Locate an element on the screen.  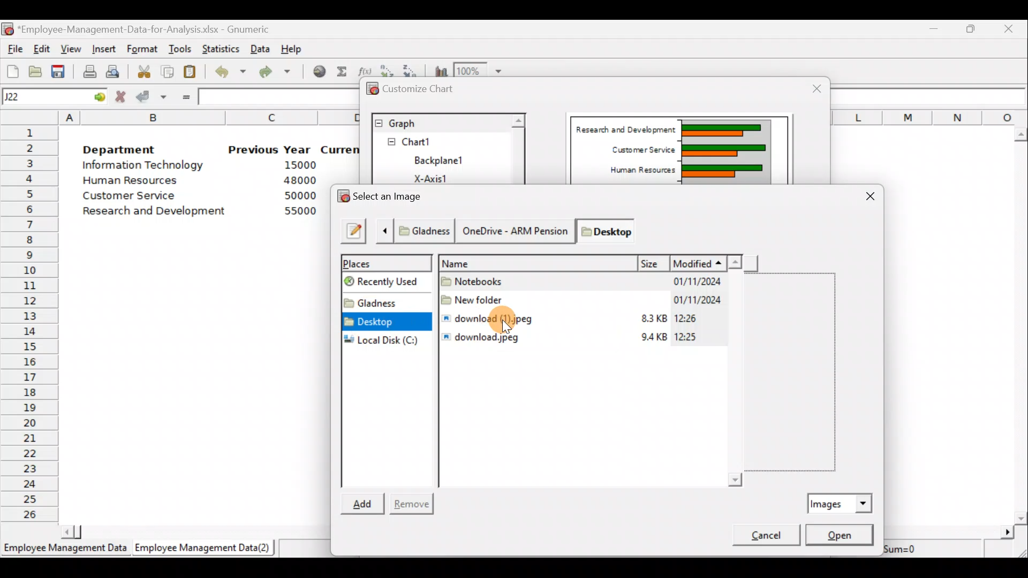
Scroll bar is located at coordinates (592, 478).